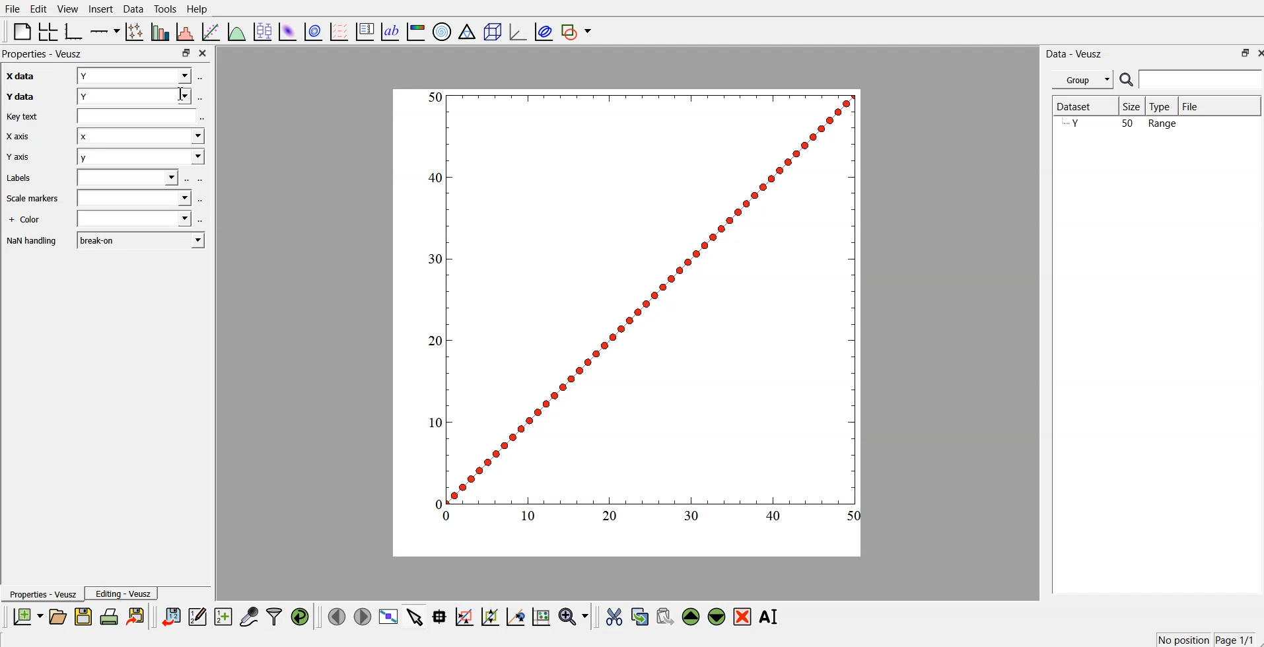 The width and height of the screenshot is (1264, 647). What do you see at coordinates (491, 617) in the screenshot?
I see `click to zoom out graph axes` at bounding box center [491, 617].